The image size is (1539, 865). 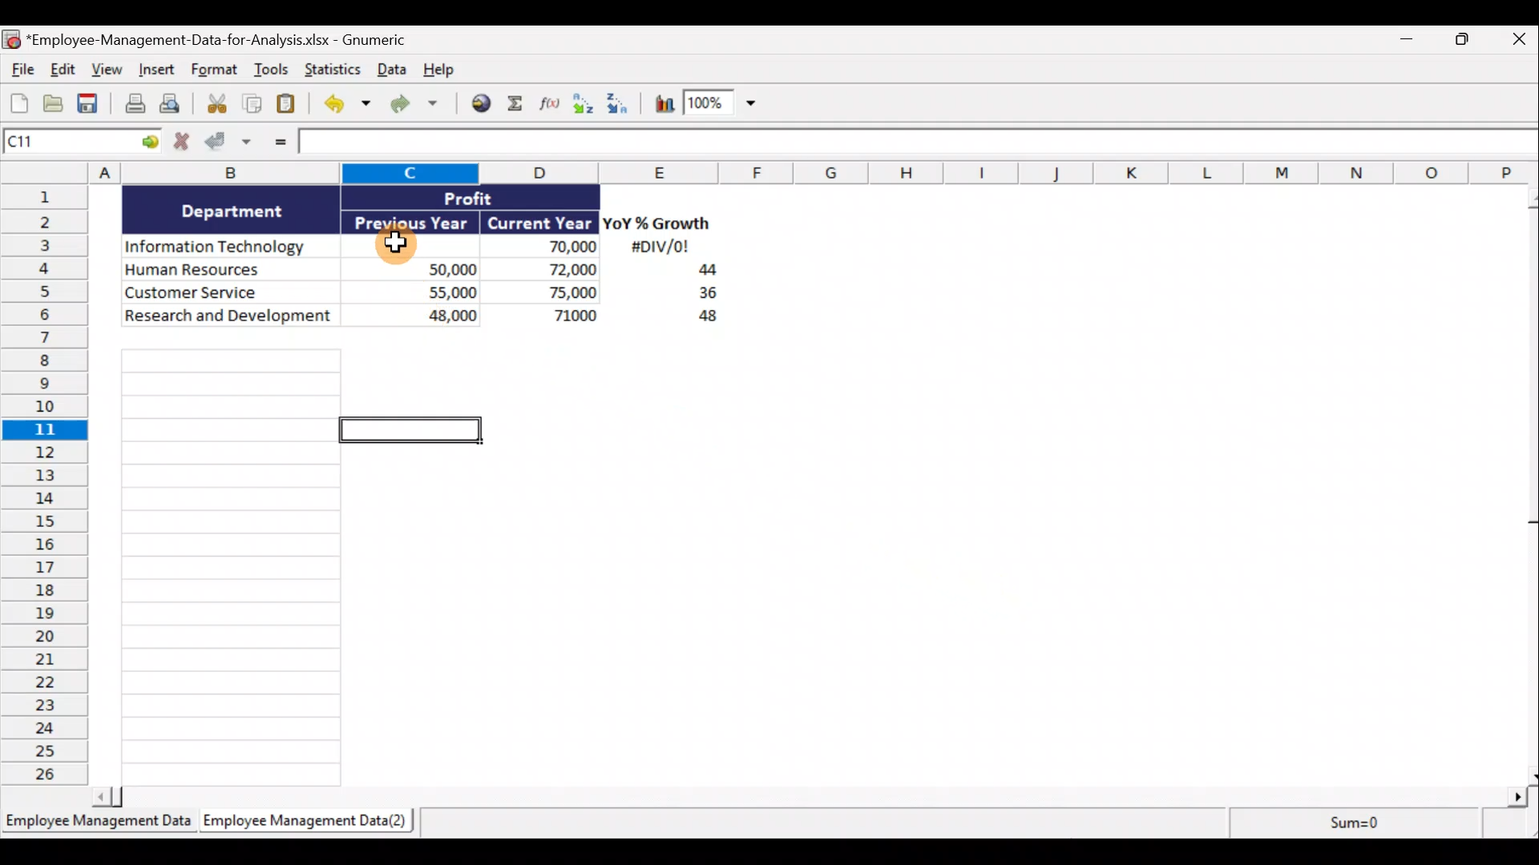 What do you see at coordinates (132, 105) in the screenshot?
I see `Print current file` at bounding box center [132, 105].